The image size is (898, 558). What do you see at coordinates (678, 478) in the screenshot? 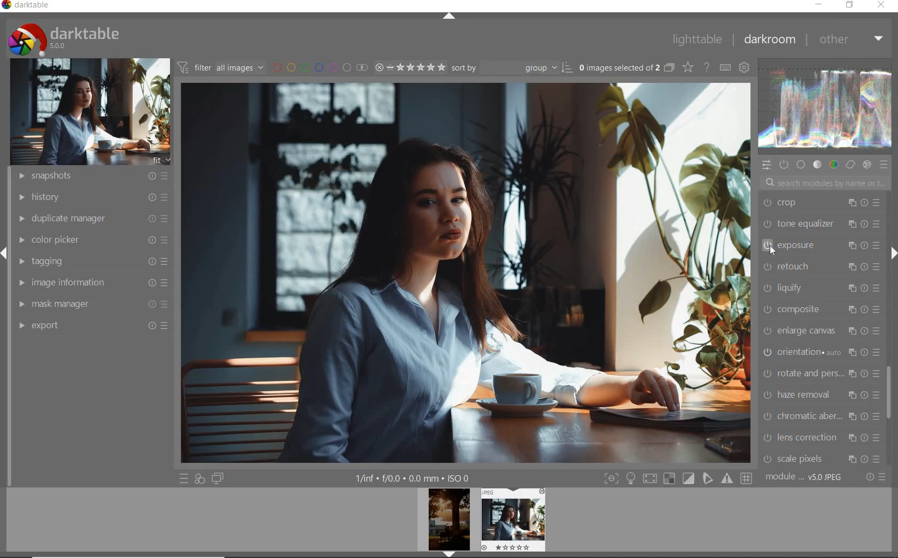
I see `TOGGLE MODE` at bounding box center [678, 478].